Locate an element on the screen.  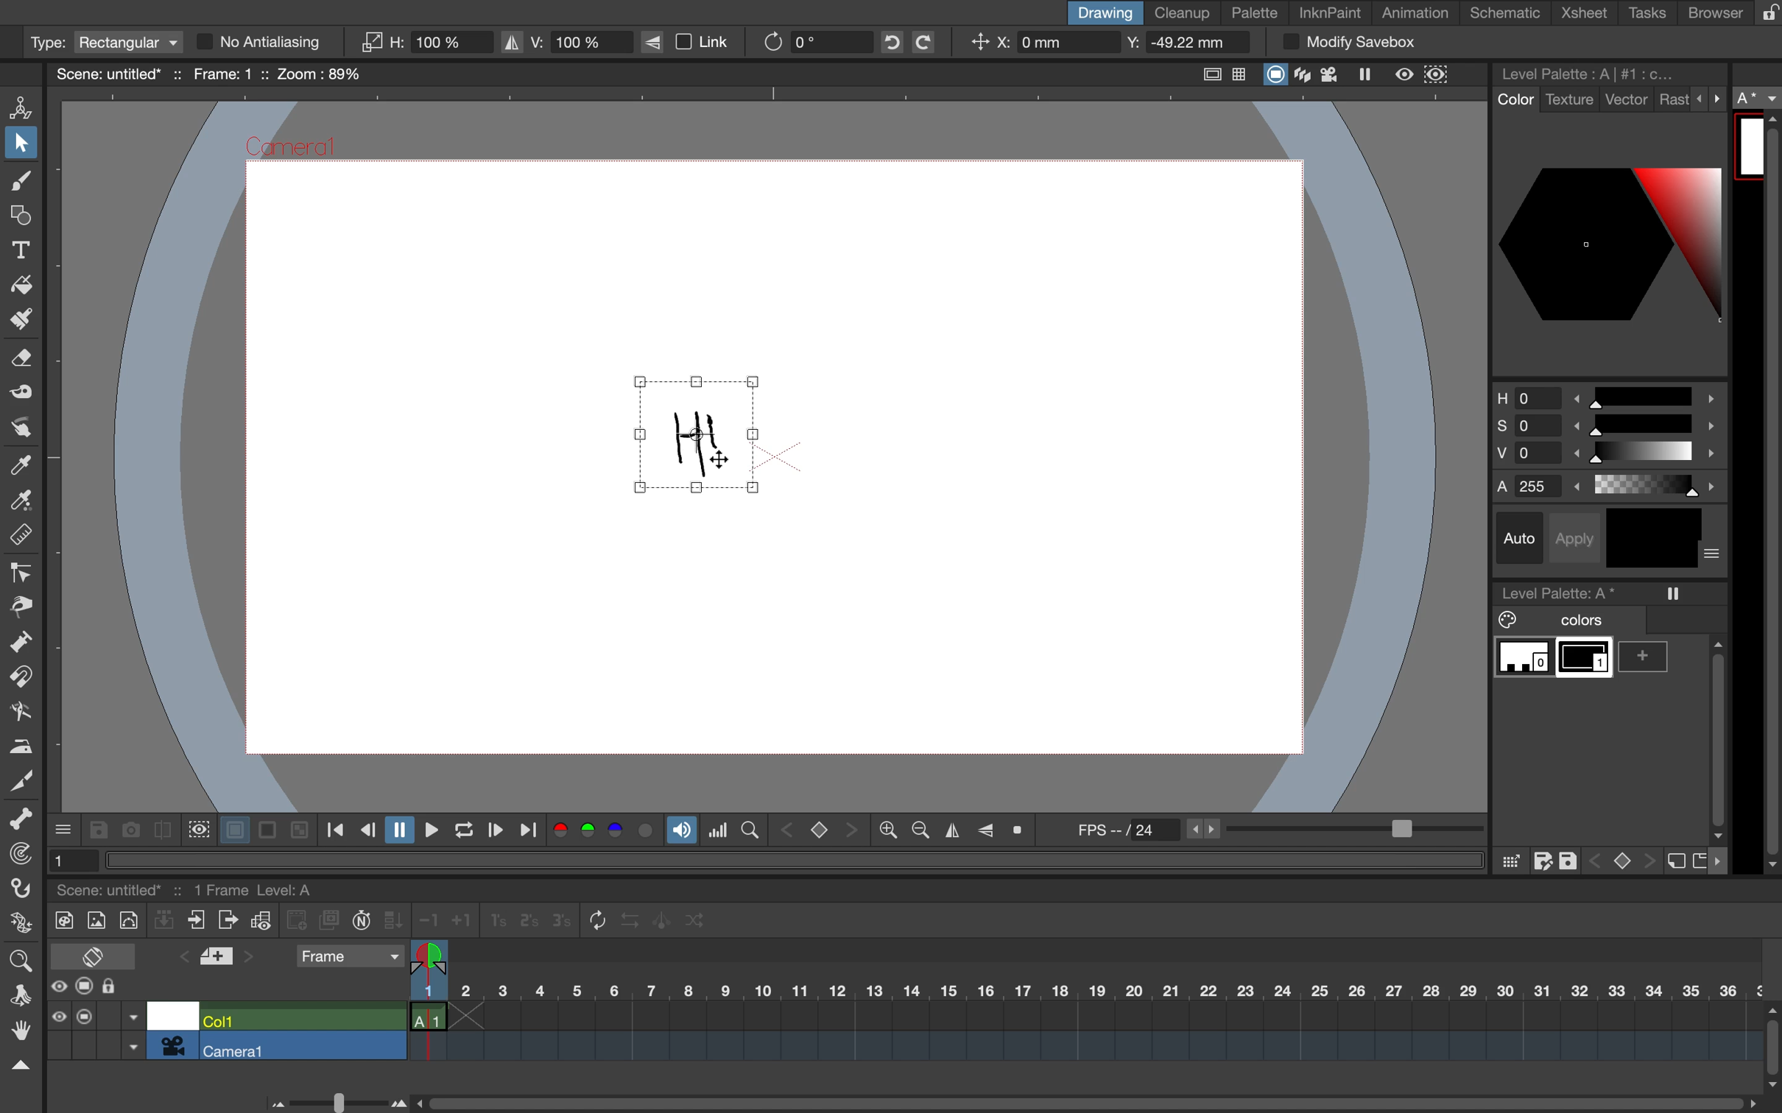
drawing dragged is located at coordinates (692, 439).